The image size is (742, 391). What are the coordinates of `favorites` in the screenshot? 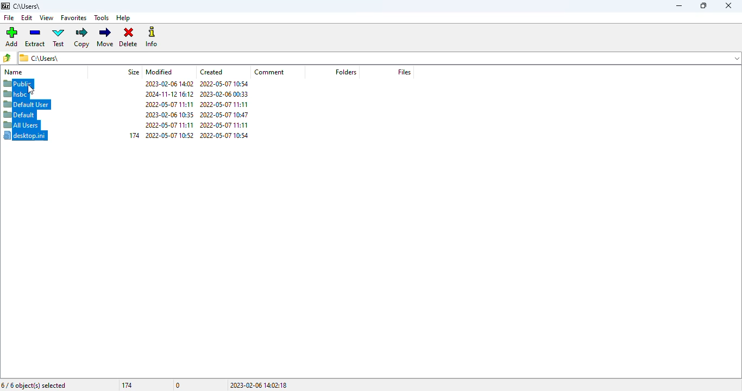 It's located at (74, 18).